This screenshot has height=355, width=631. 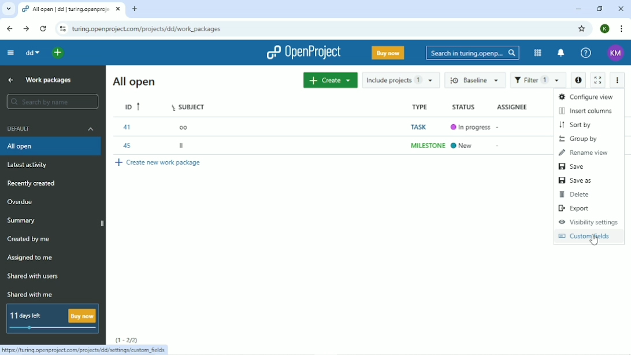 What do you see at coordinates (577, 125) in the screenshot?
I see `Sort by` at bounding box center [577, 125].